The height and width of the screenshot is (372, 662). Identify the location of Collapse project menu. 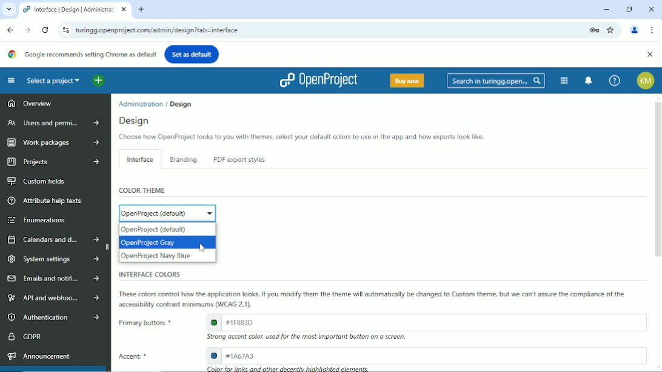
(11, 81).